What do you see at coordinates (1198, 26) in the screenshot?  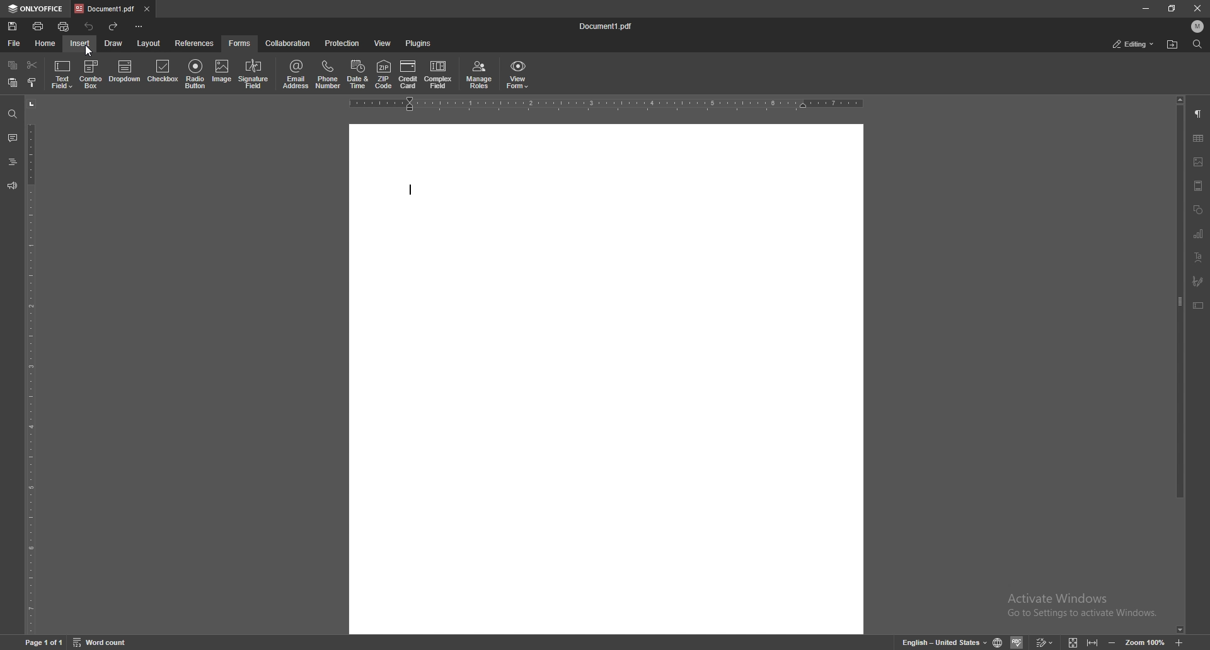 I see `profile` at bounding box center [1198, 26].